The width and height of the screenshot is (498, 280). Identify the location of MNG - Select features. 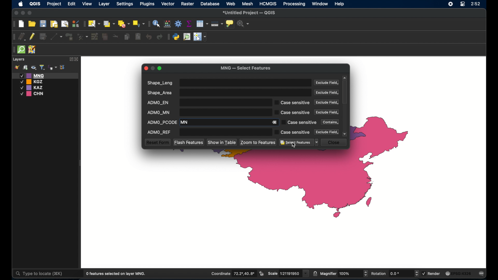
(246, 68).